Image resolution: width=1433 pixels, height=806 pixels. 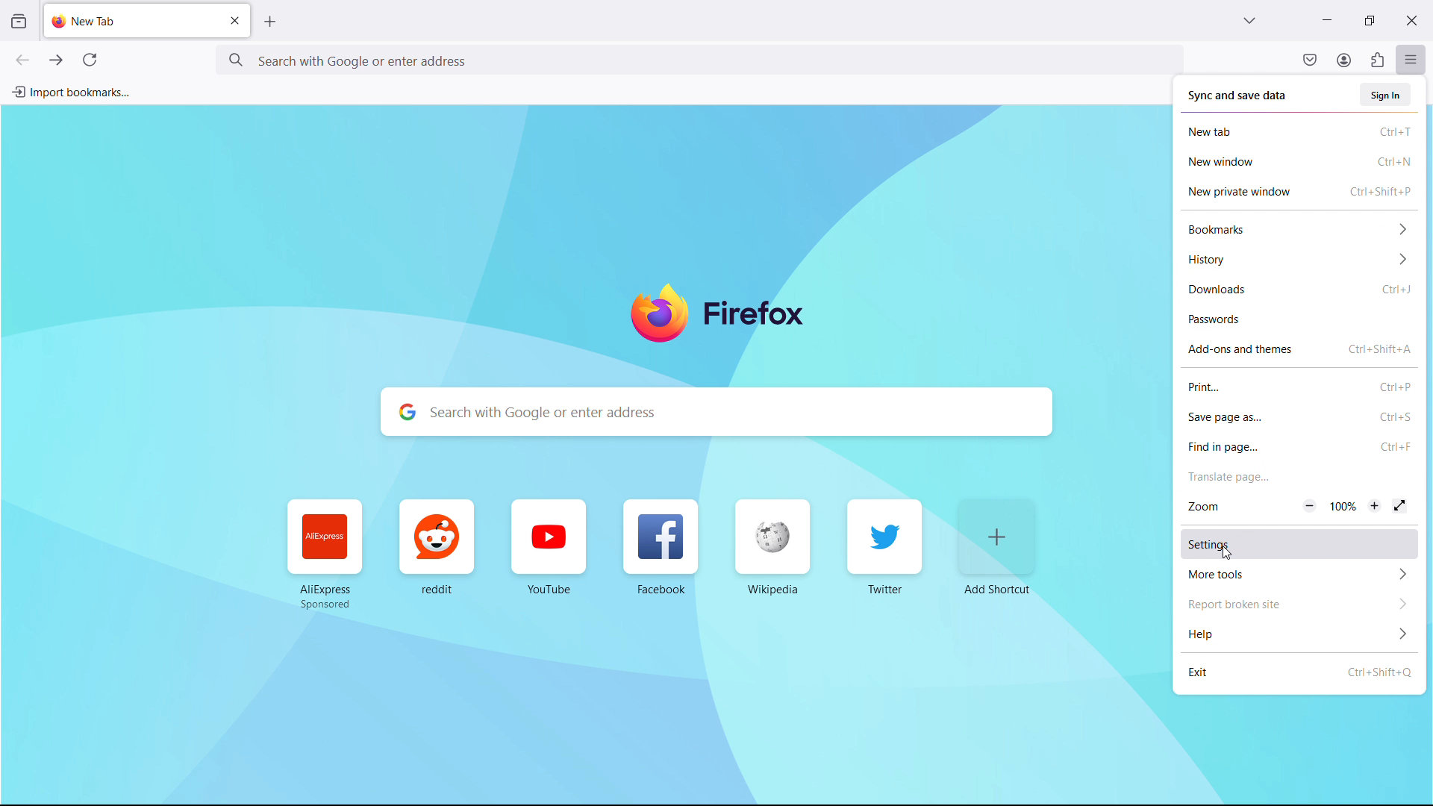 What do you see at coordinates (1238, 96) in the screenshot?
I see `sync and save data` at bounding box center [1238, 96].